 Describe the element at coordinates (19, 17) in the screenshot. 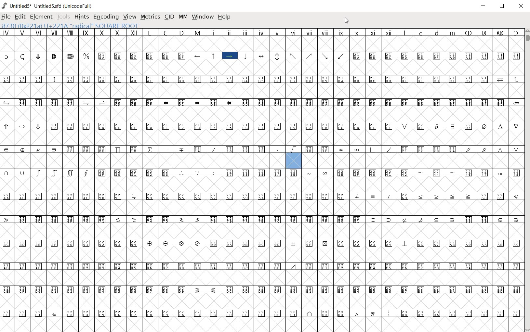

I see `EDIT` at that location.